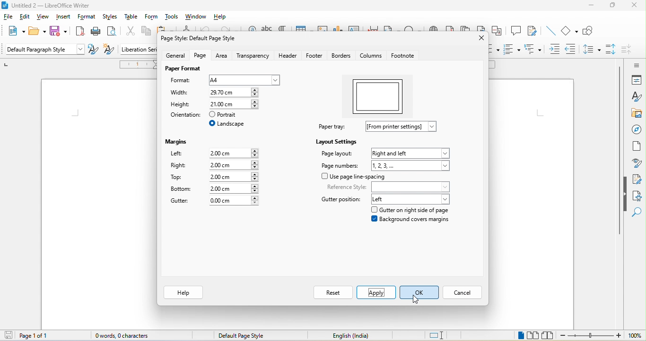 This screenshot has height=341, width=646. I want to click on new style form selection, so click(108, 50).